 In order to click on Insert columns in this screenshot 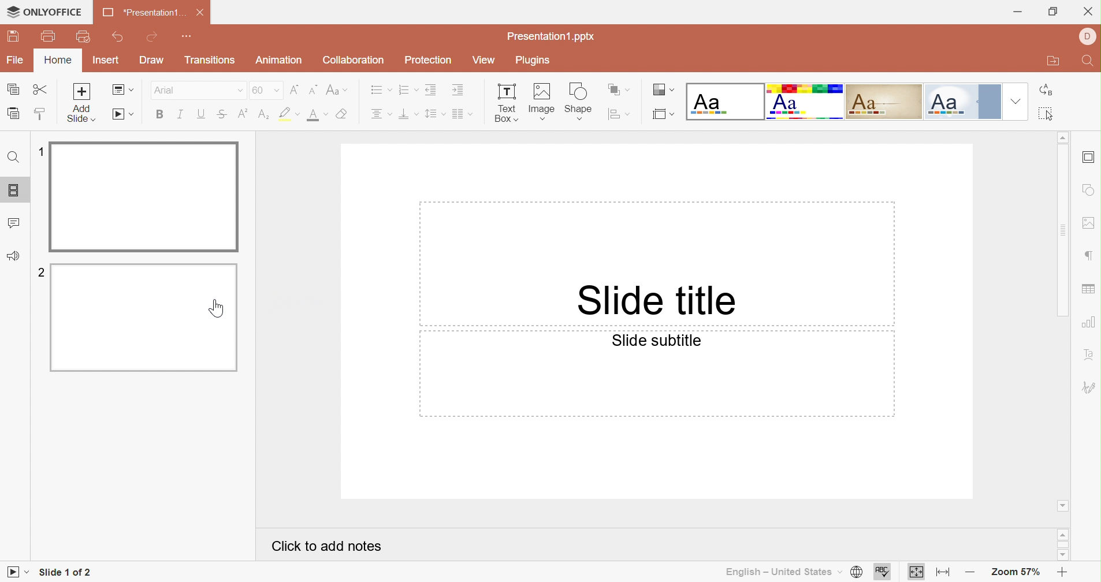, I will do `click(462, 114)`.